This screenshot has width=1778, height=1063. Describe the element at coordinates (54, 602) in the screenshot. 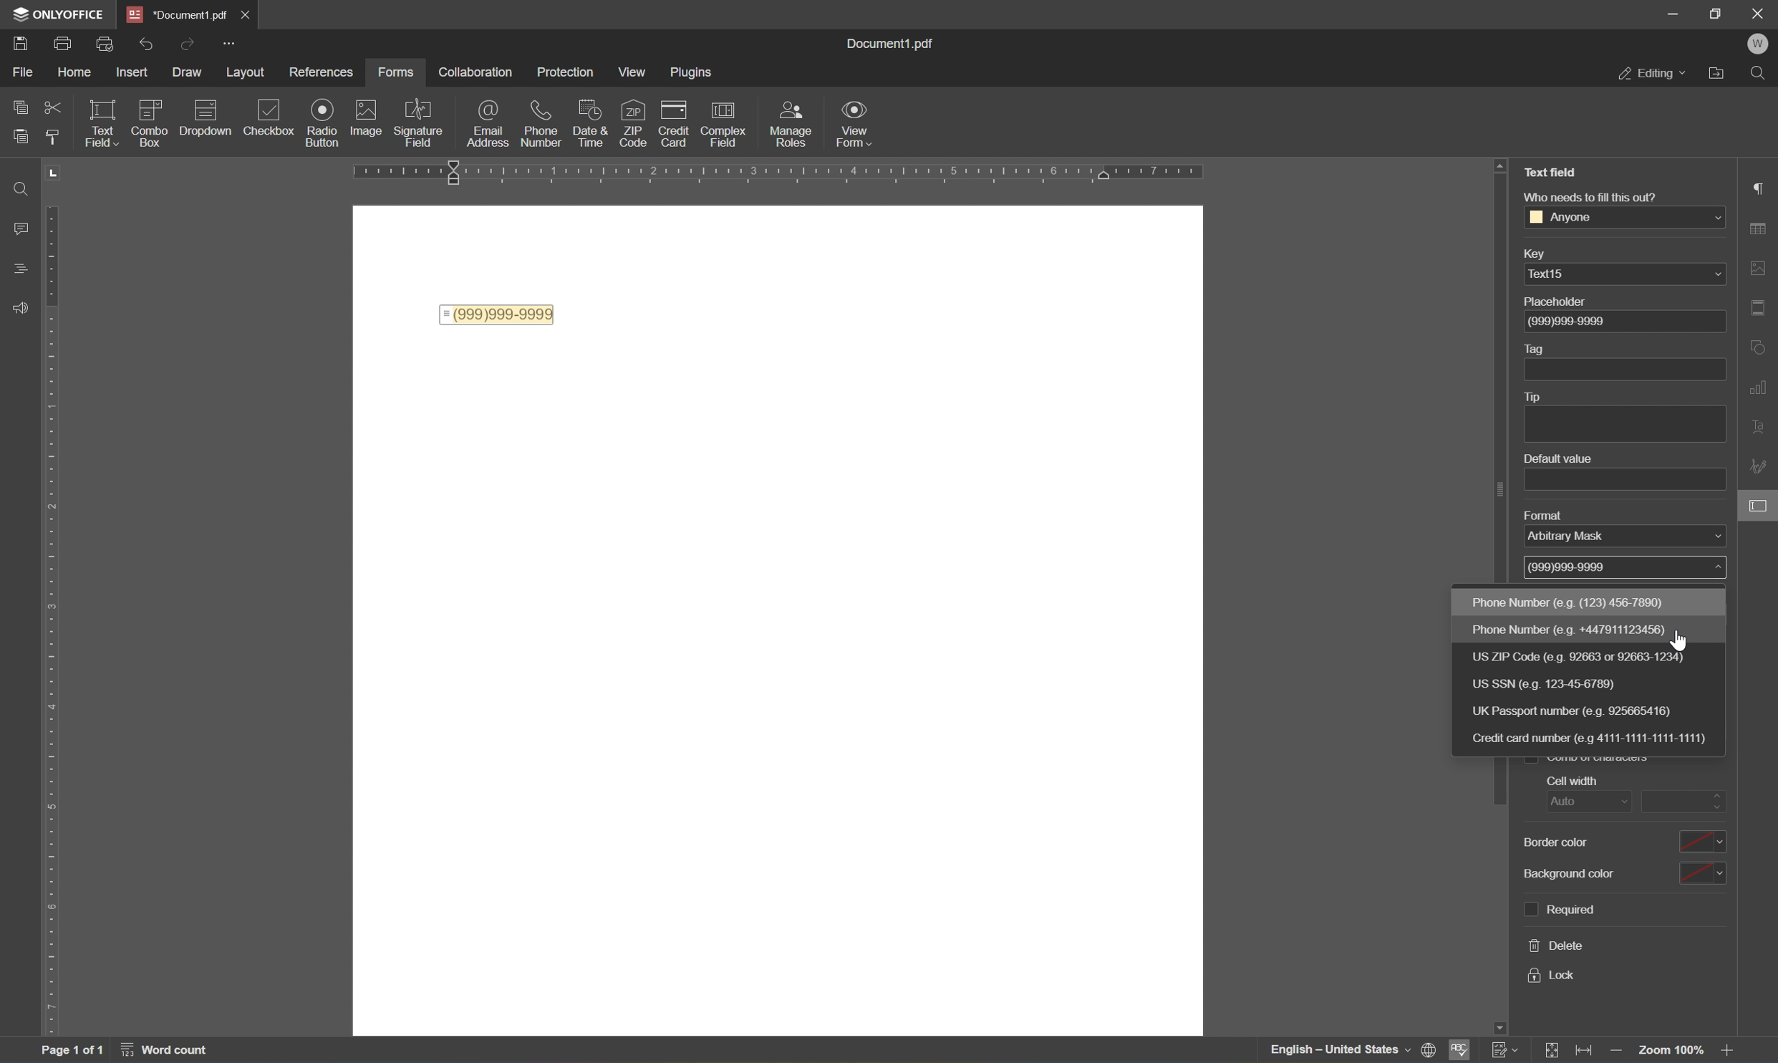

I see `ruler` at that location.